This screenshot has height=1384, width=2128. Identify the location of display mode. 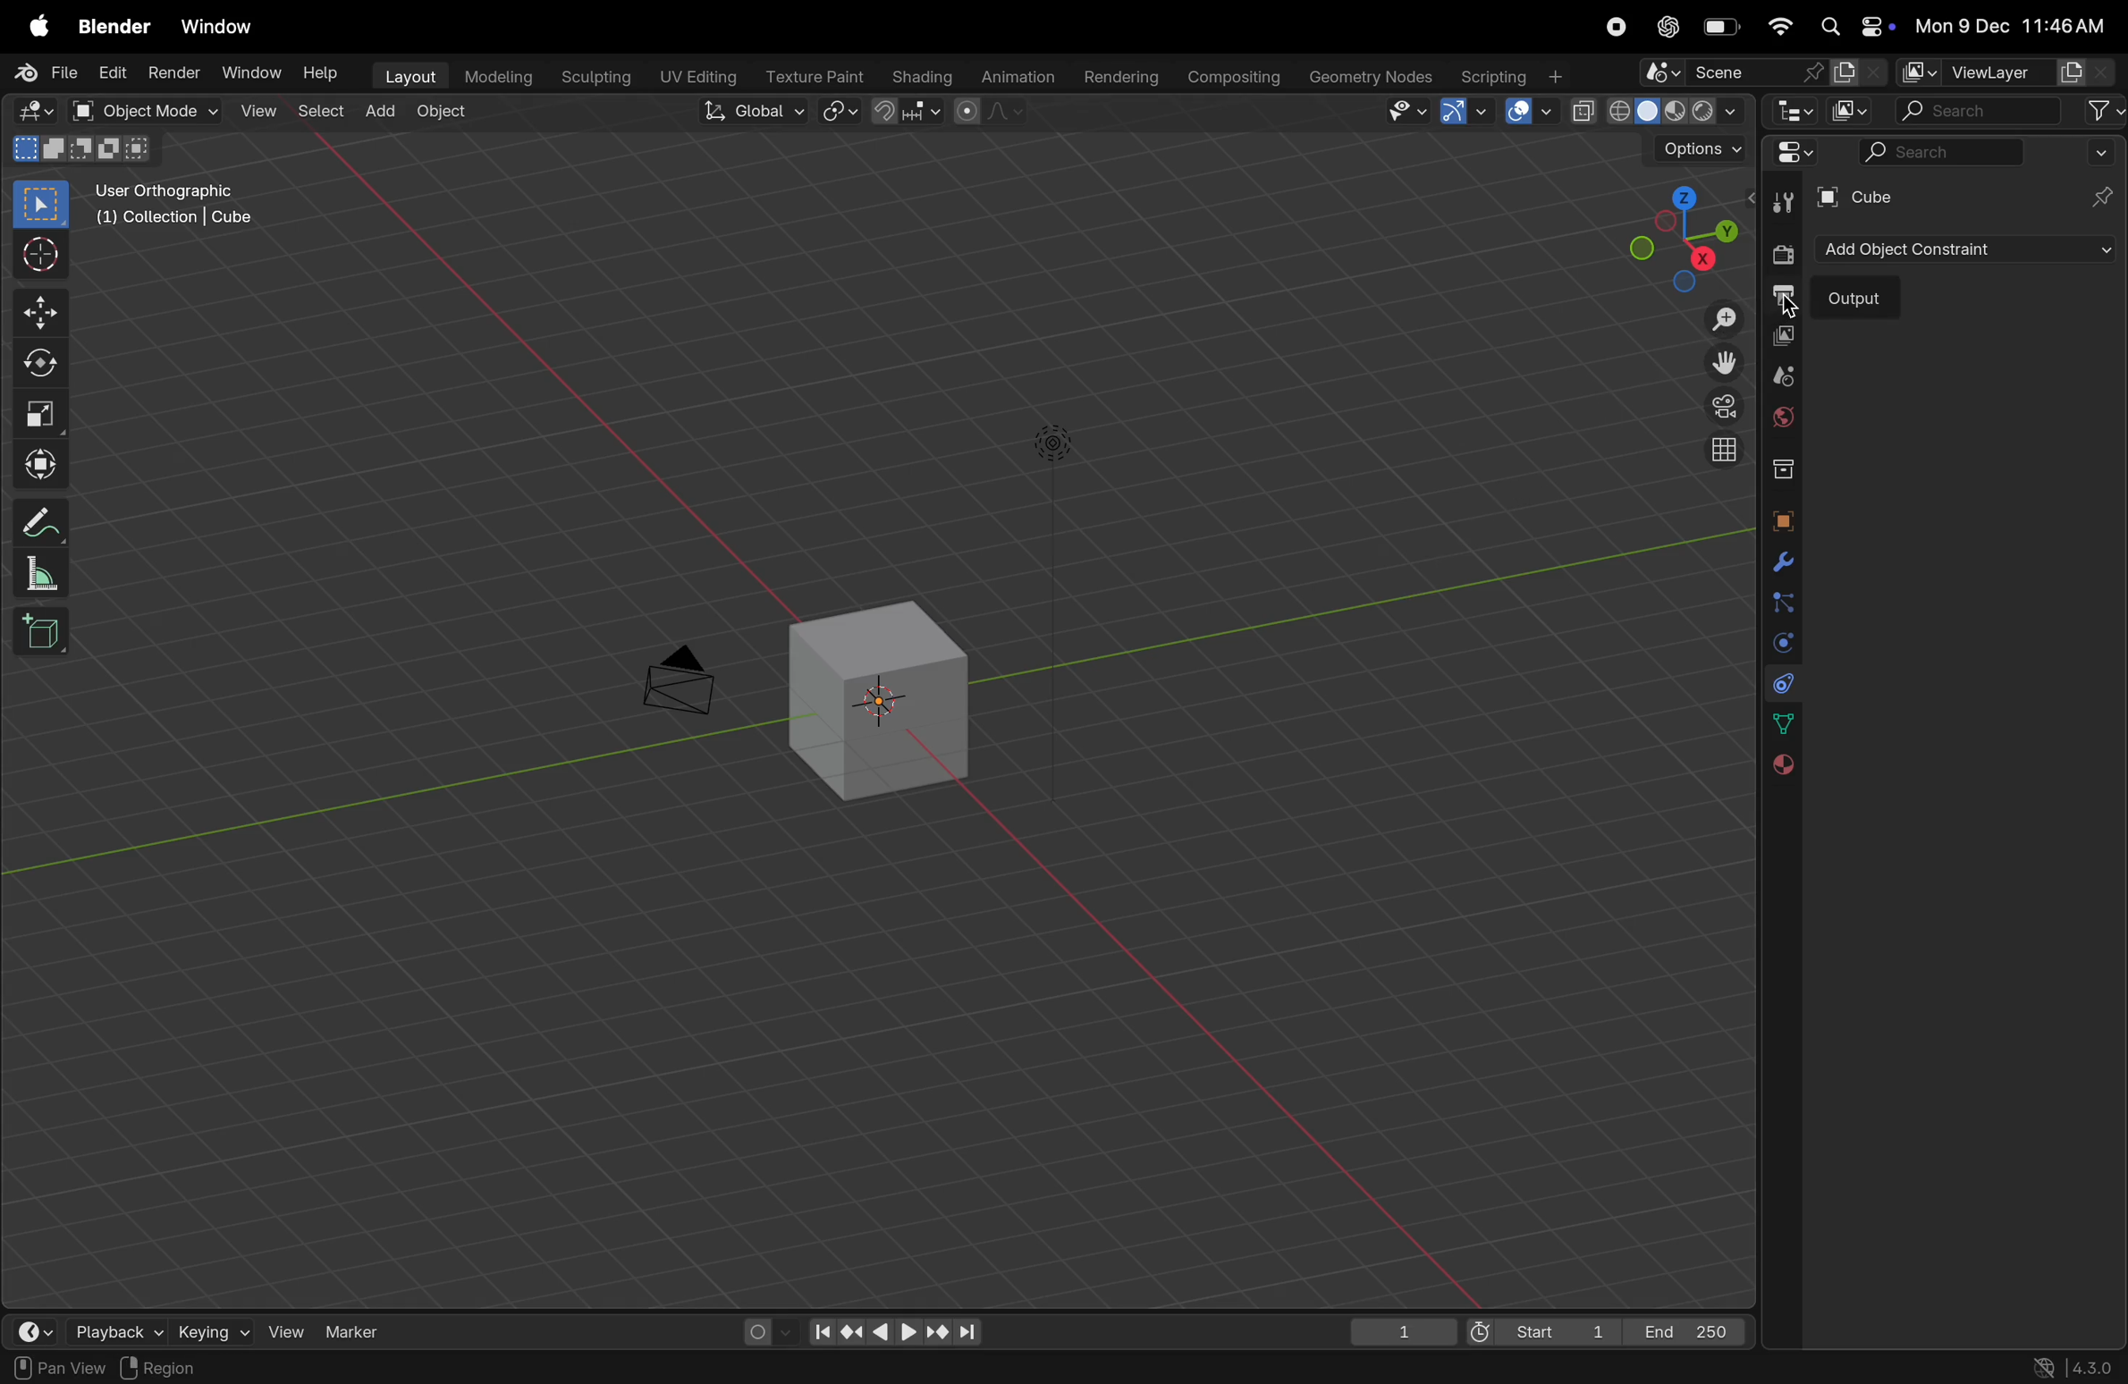
(1859, 110).